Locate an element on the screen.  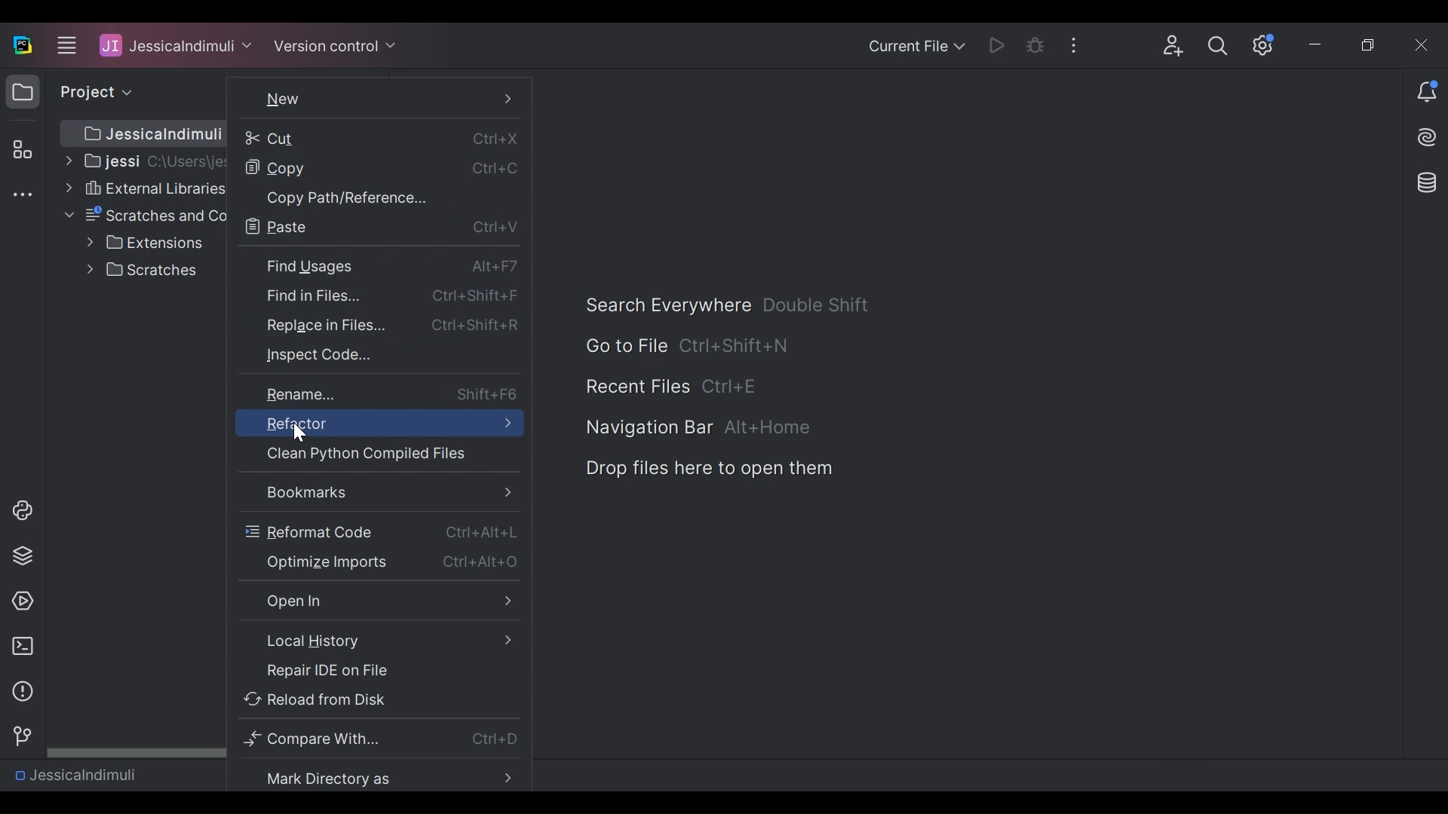
Version Control is located at coordinates (335, 44).